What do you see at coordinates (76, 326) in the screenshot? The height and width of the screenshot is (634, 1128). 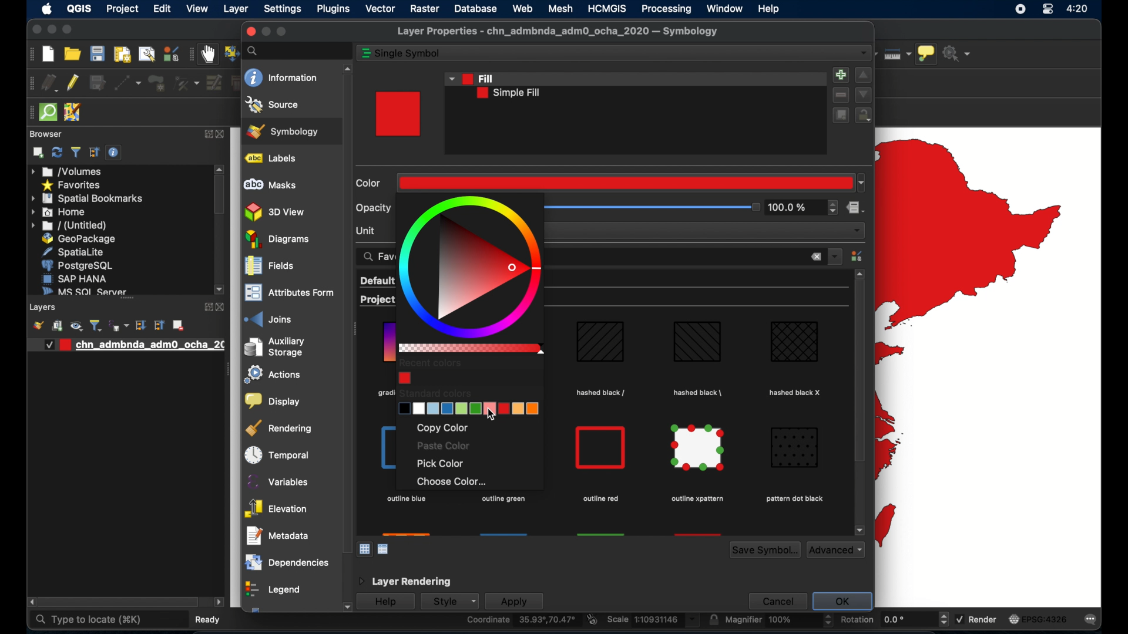 I see `manage map theme` at bounding box center [76, 326].